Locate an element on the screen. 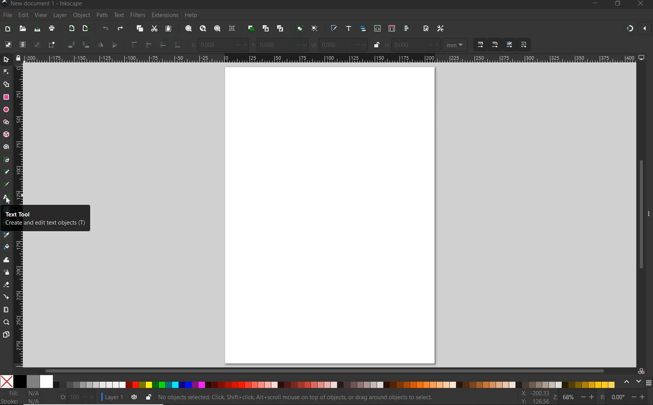 The image size is (653, 405). open export is located at coordinates (85, 29).